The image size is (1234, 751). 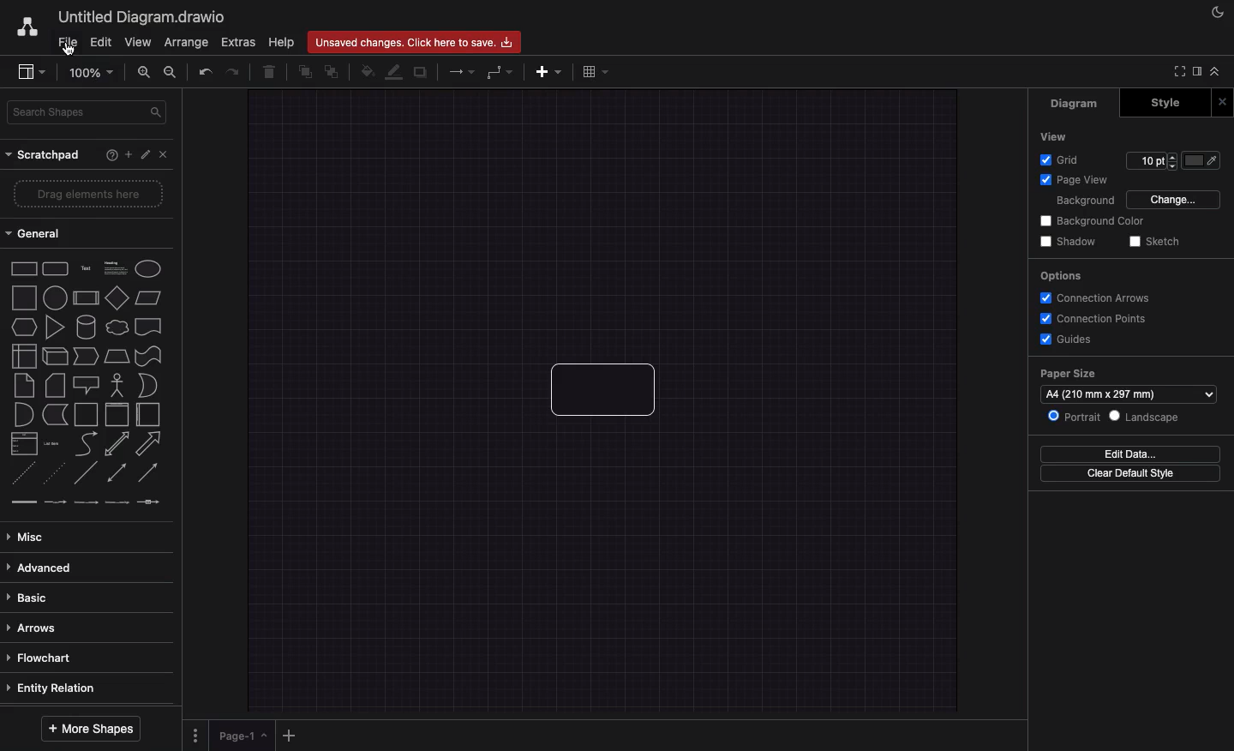 What do you see at coordinates (1065, 340) in the screenshot?
I see `Guides` at bounding box center [1065, 340].